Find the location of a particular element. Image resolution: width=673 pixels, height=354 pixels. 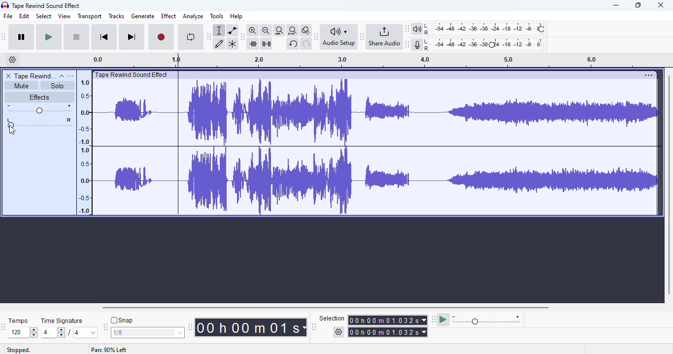

play is located at coordinates (49, 37).